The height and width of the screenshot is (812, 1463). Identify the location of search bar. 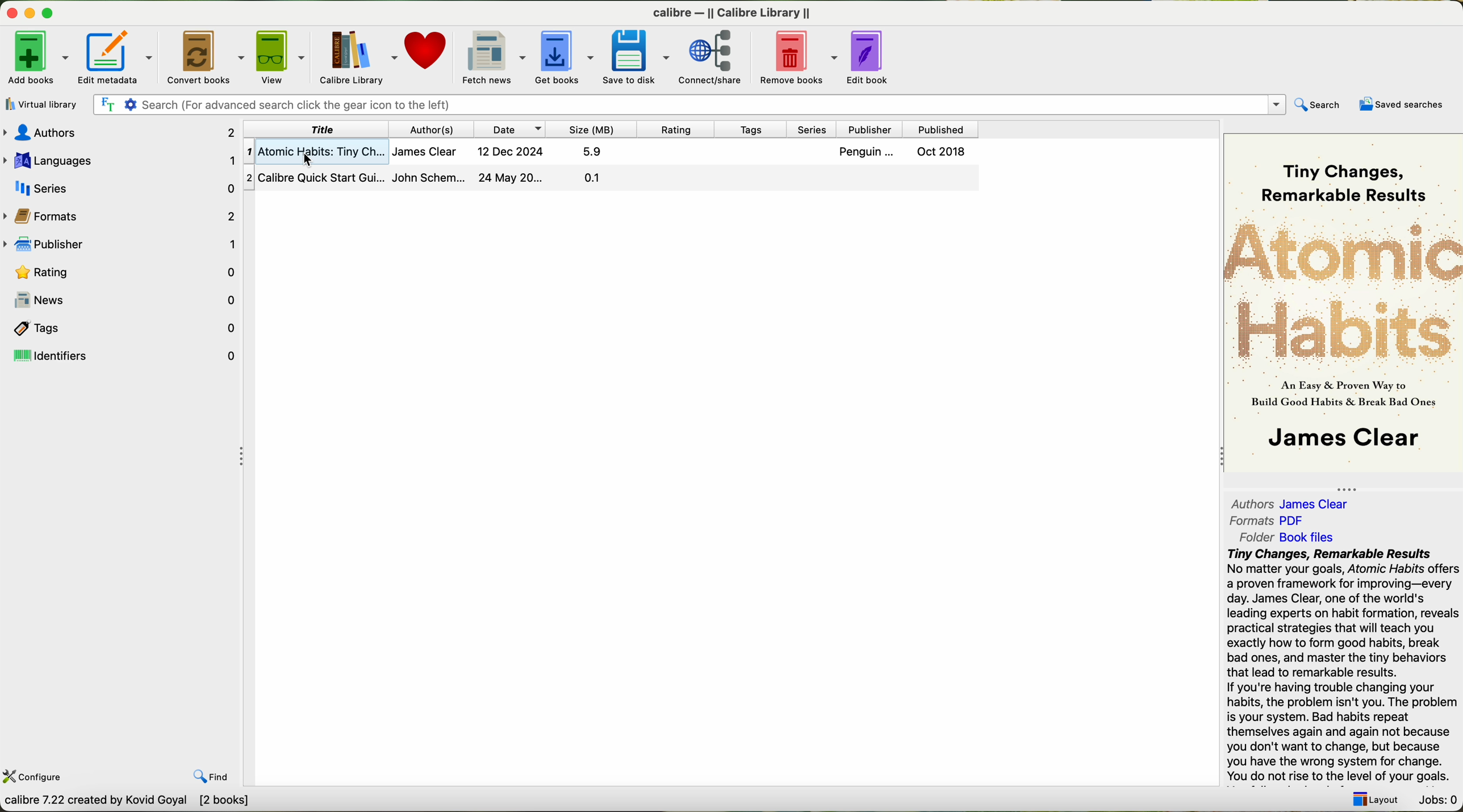
(689, 105).